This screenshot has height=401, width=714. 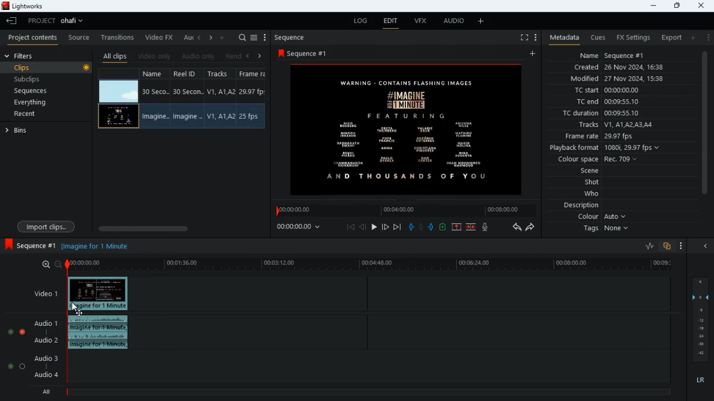 What do you see at coordinates (600, 113) in the screenshot?
I see `tc duration` at bounding box center [600, 113].